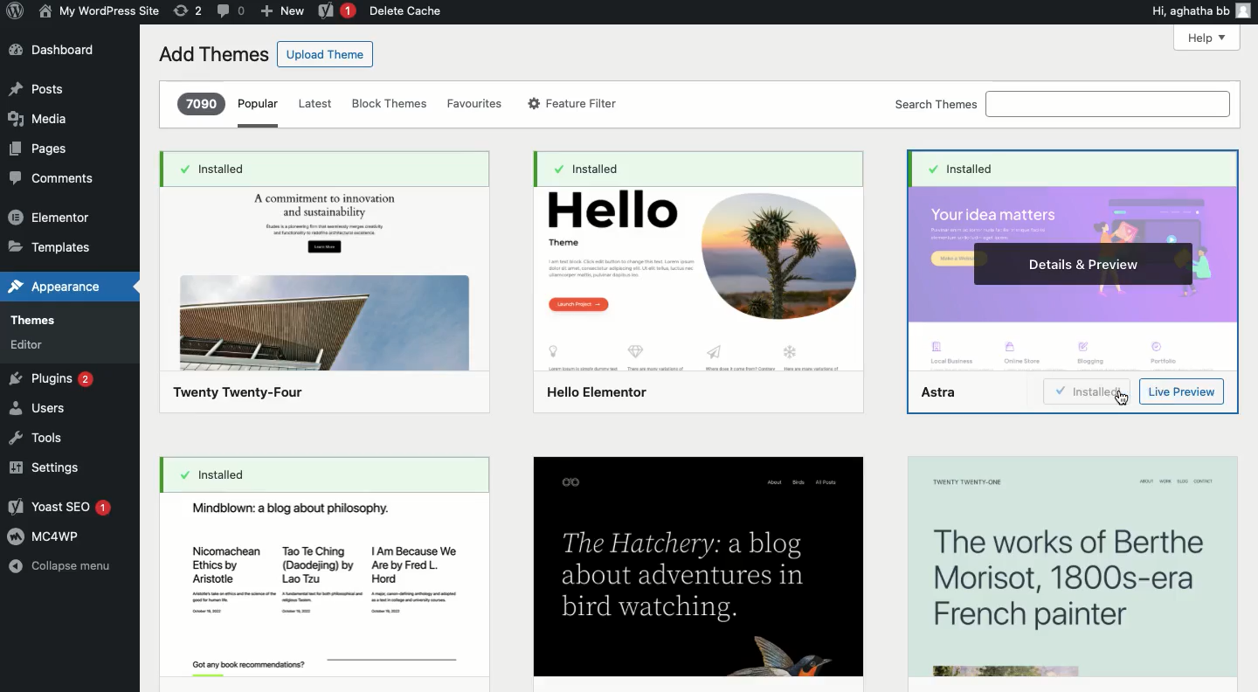 This screenshot has width=1258, height=692. Describe the element at coordinates (47, 324) in the screenshot. I see `Themes` at that location.